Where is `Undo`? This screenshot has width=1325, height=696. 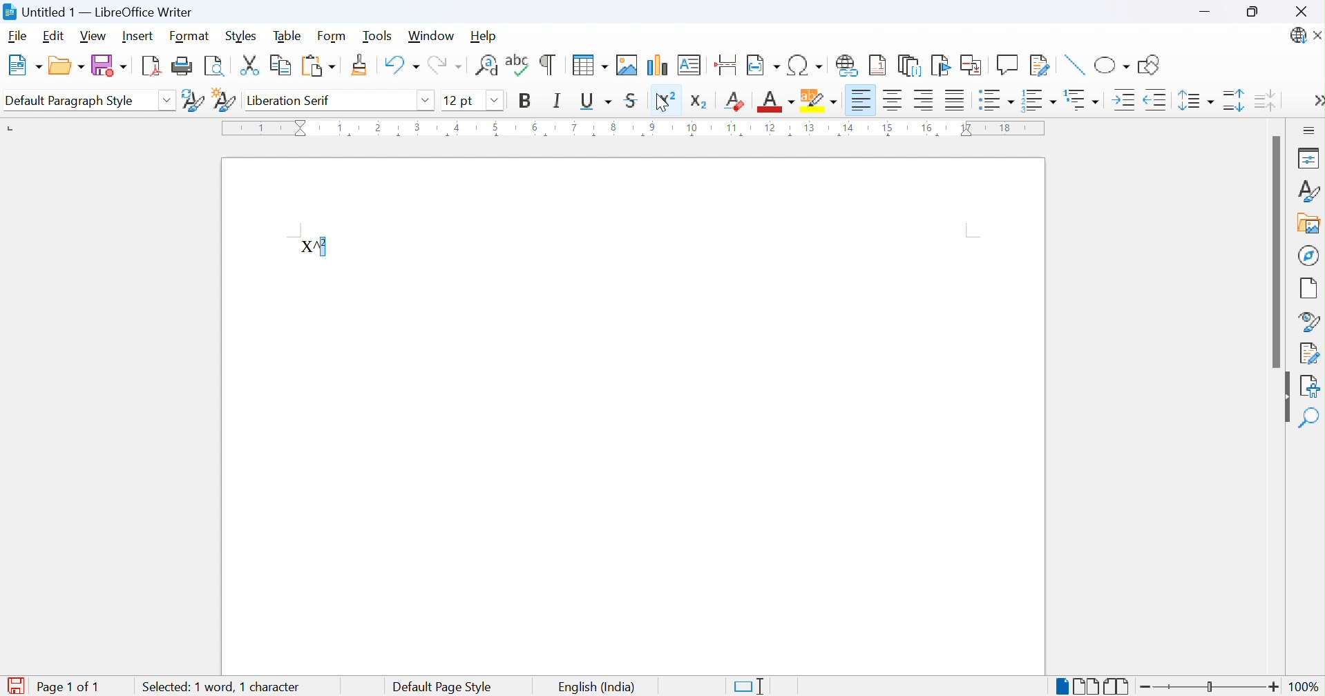
Undo is located at coordinates (400, 65).